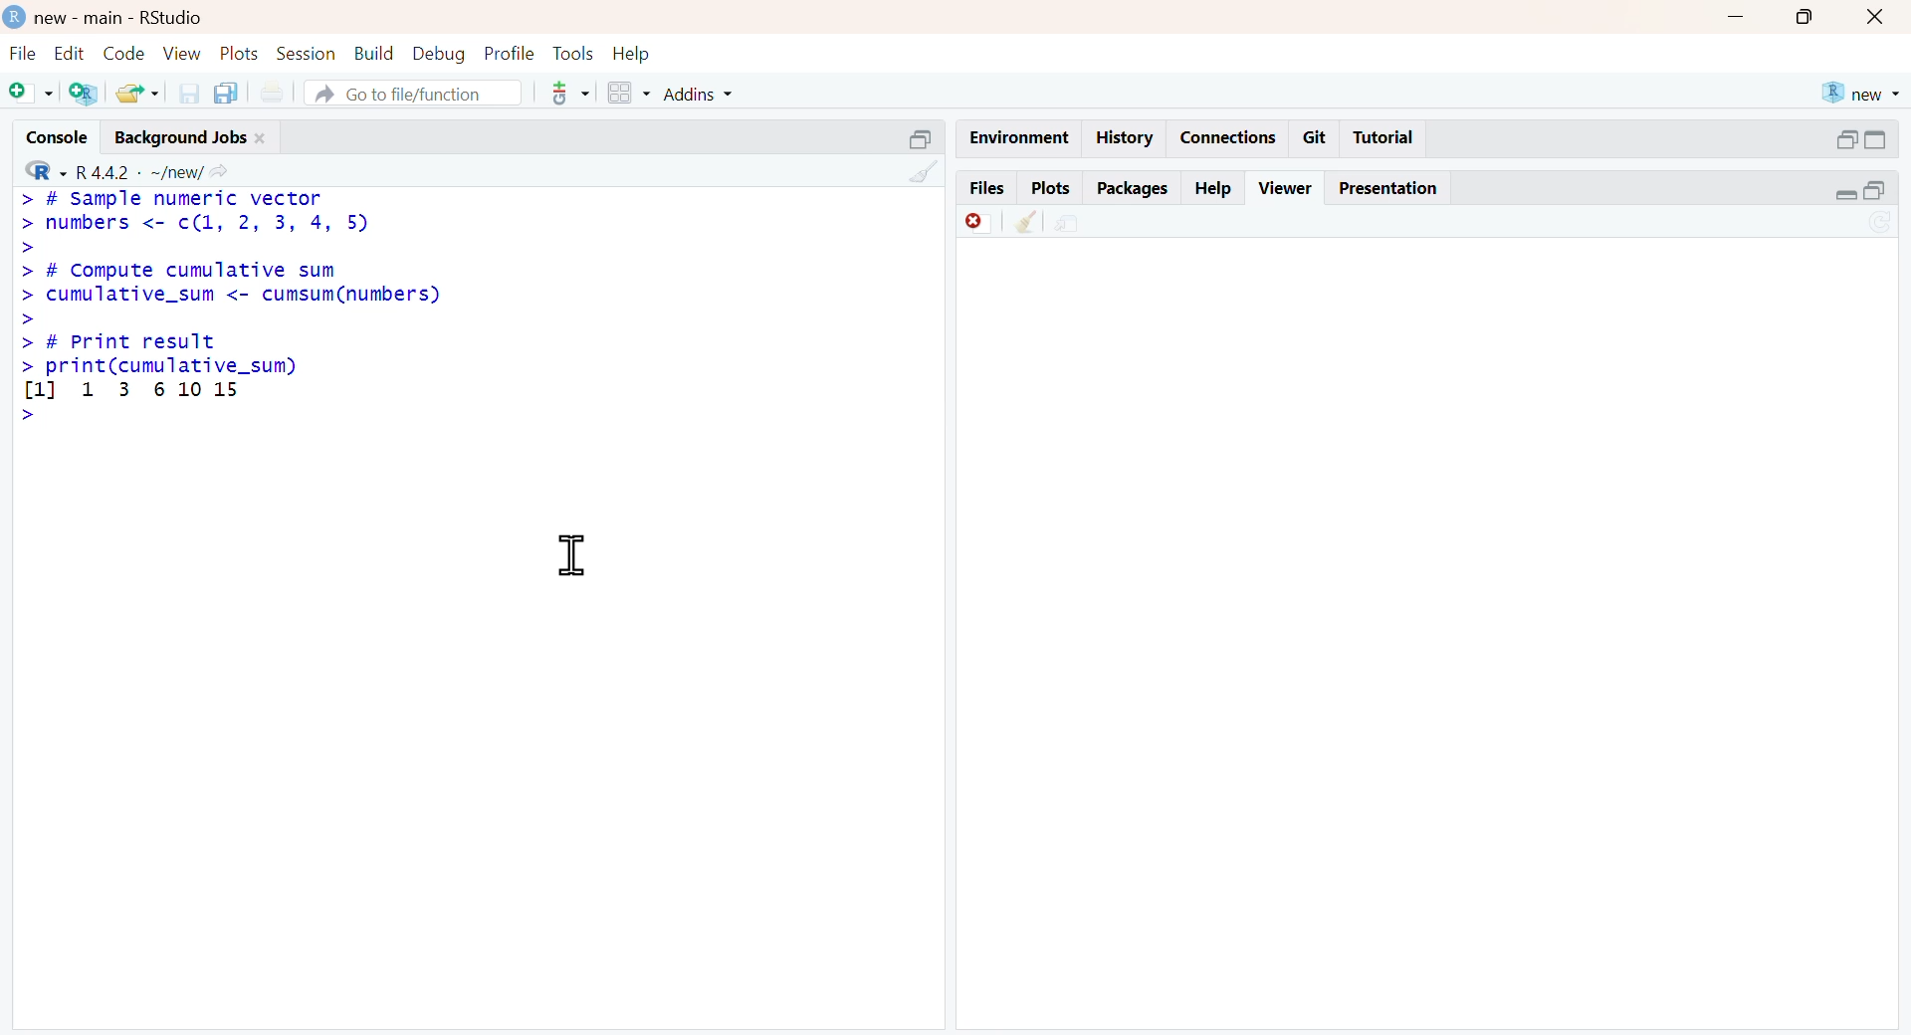 The image size is (1911, 1035). Describe the element at coordinates (987, 188) in the screenshot. I see `Files` at that location.